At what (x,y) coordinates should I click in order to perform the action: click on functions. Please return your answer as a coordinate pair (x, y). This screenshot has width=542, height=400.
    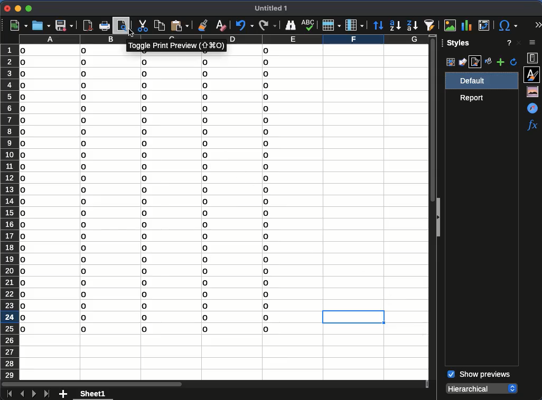
    Looking at the image, I should click on (532, 126).